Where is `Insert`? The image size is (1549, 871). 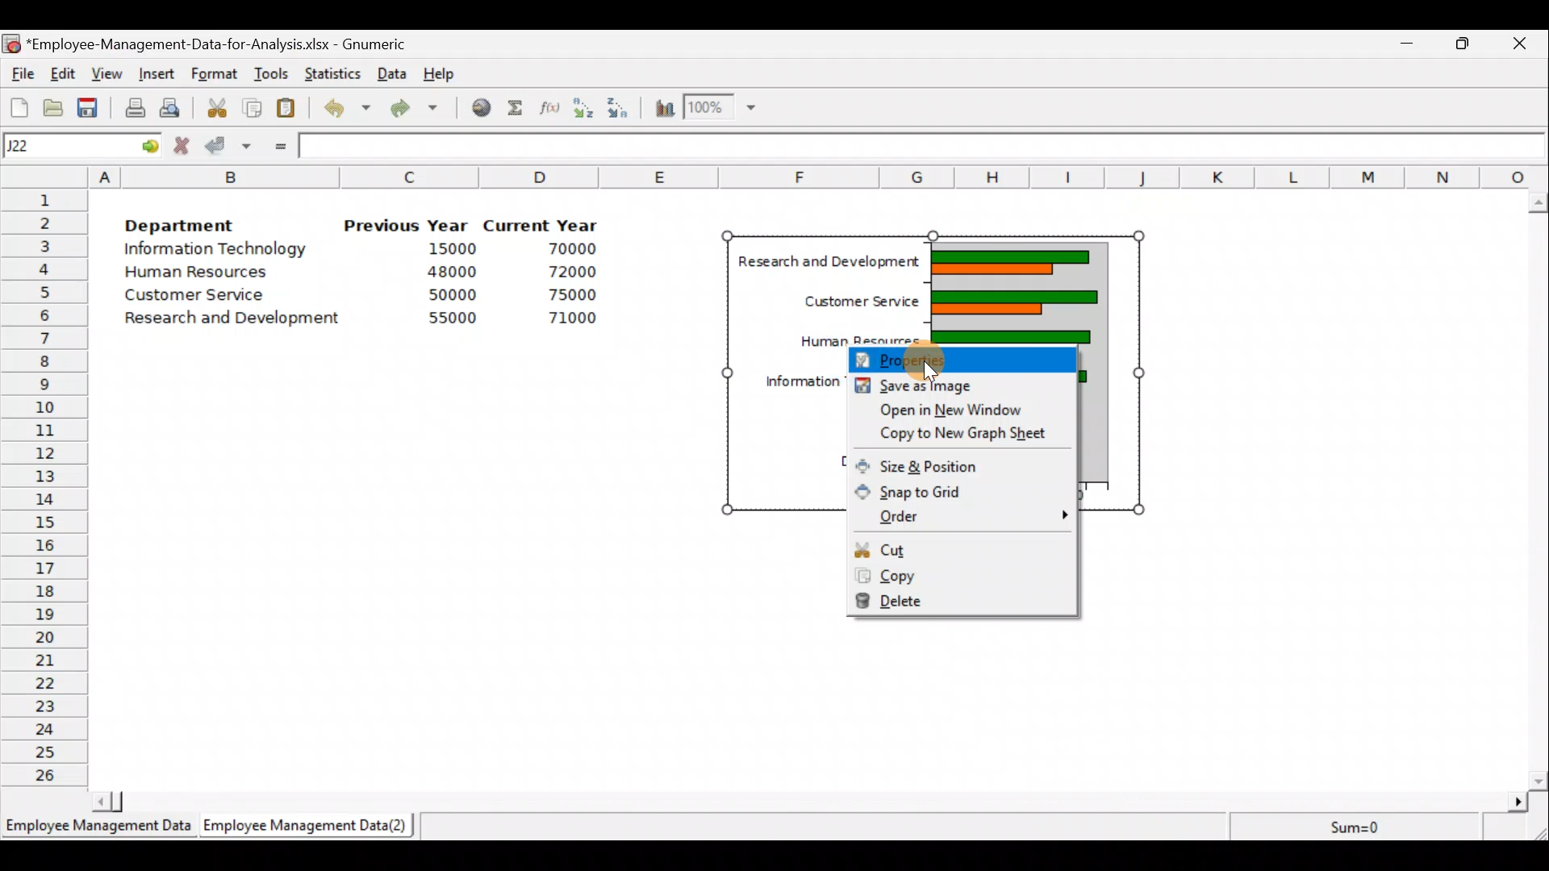 Insert is located at coordinates (160, 72).